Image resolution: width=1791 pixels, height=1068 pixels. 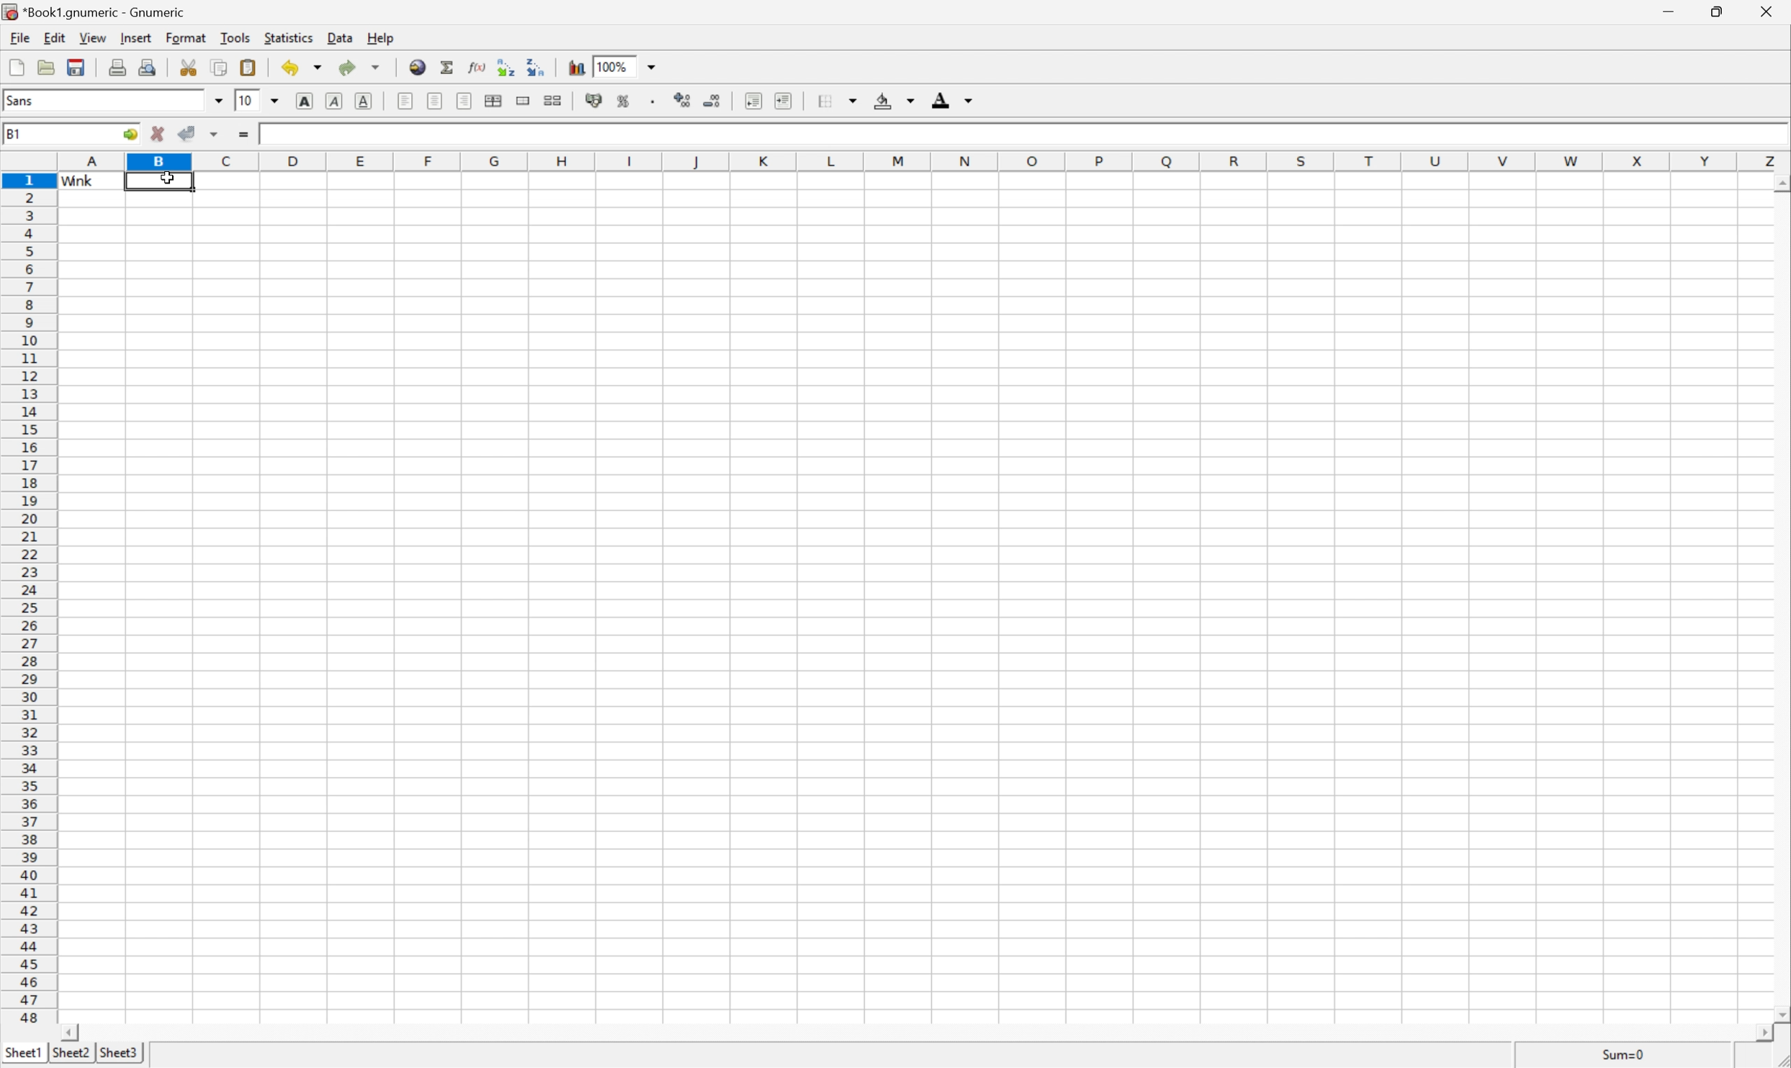 What do you see at coordinates (785, 99) in the screenshot?
I see `increase indent` at bounding box center [785, 99].